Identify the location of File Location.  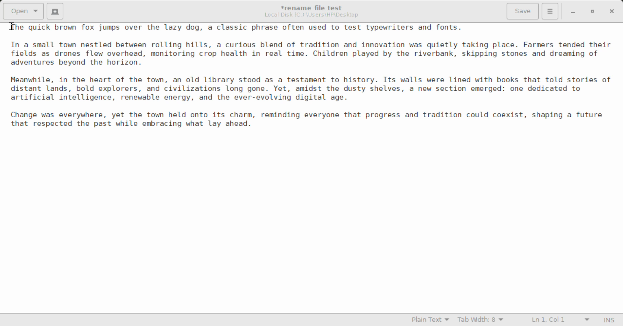
(312, 16).